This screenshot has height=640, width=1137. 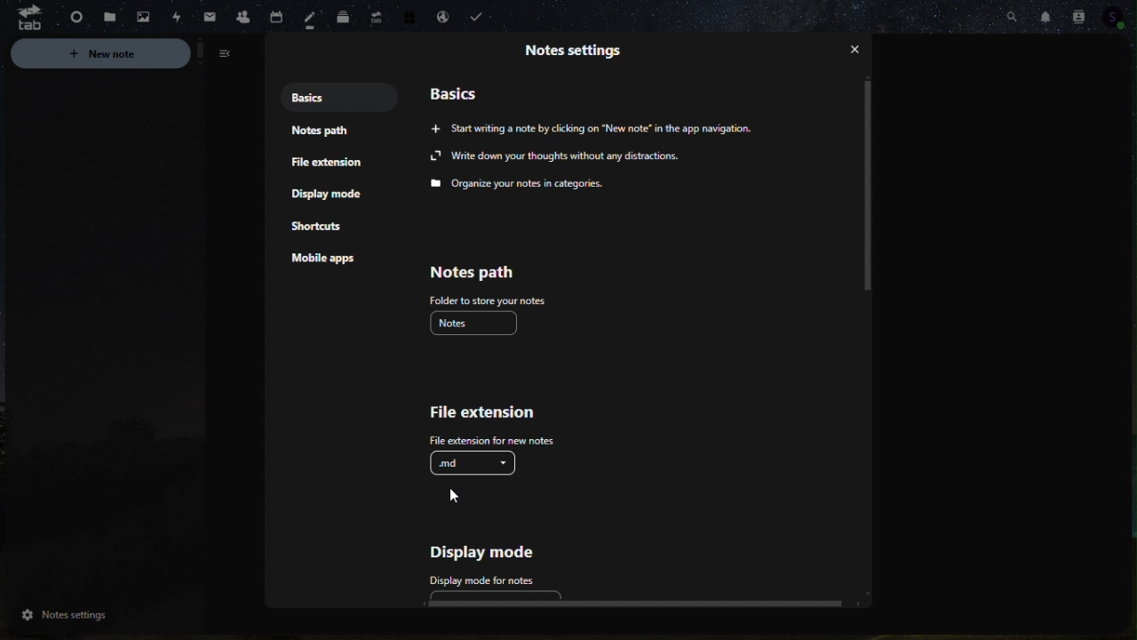 I want to click on Note path, so click(x=487, y=271).